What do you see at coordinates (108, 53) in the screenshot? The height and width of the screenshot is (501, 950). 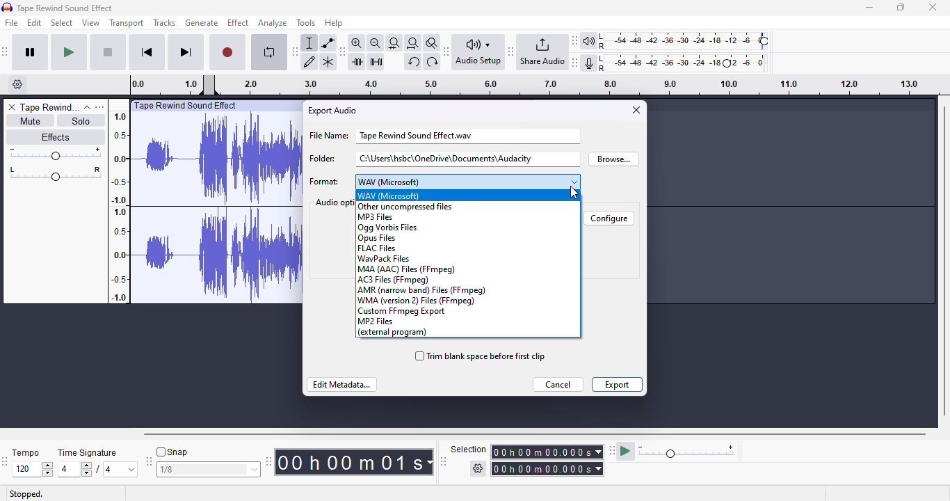 I see `stop` at bounding box center [108, 53].